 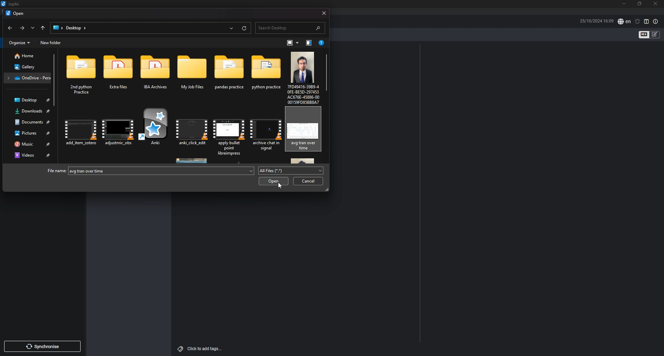 What do you see at coordinates (163, 171) in the screenshot?
I see `avg.tran over time` at bounding box center [163, 171].